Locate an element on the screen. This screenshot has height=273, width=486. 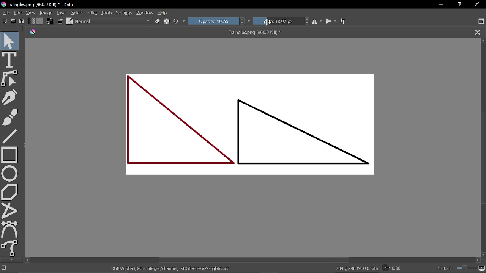
Choose brush preset is located at coordinates (69, 21).